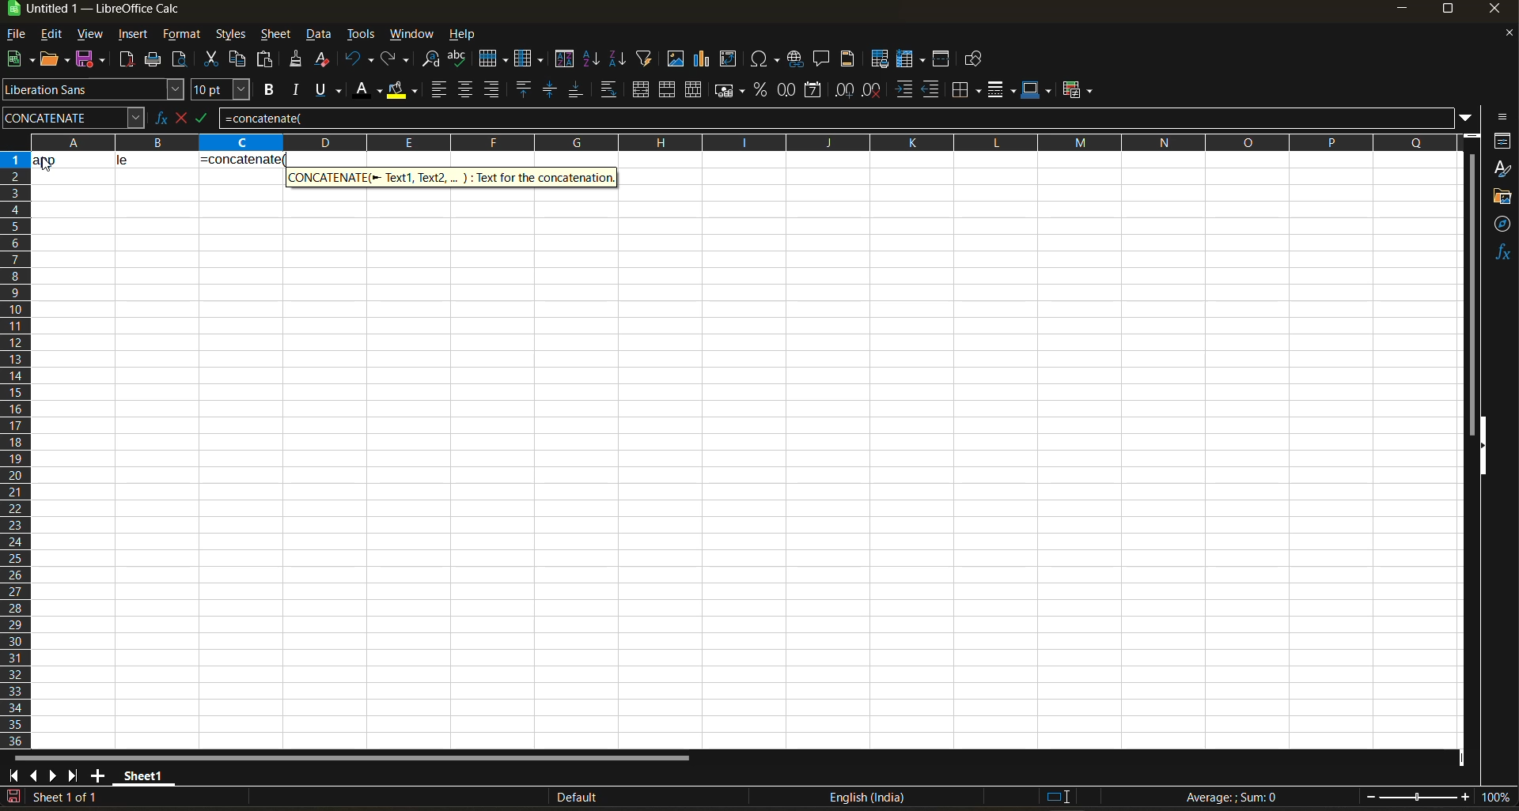 This screenshot has width=1519, height=811. I want to click on save, so click(93, 58).